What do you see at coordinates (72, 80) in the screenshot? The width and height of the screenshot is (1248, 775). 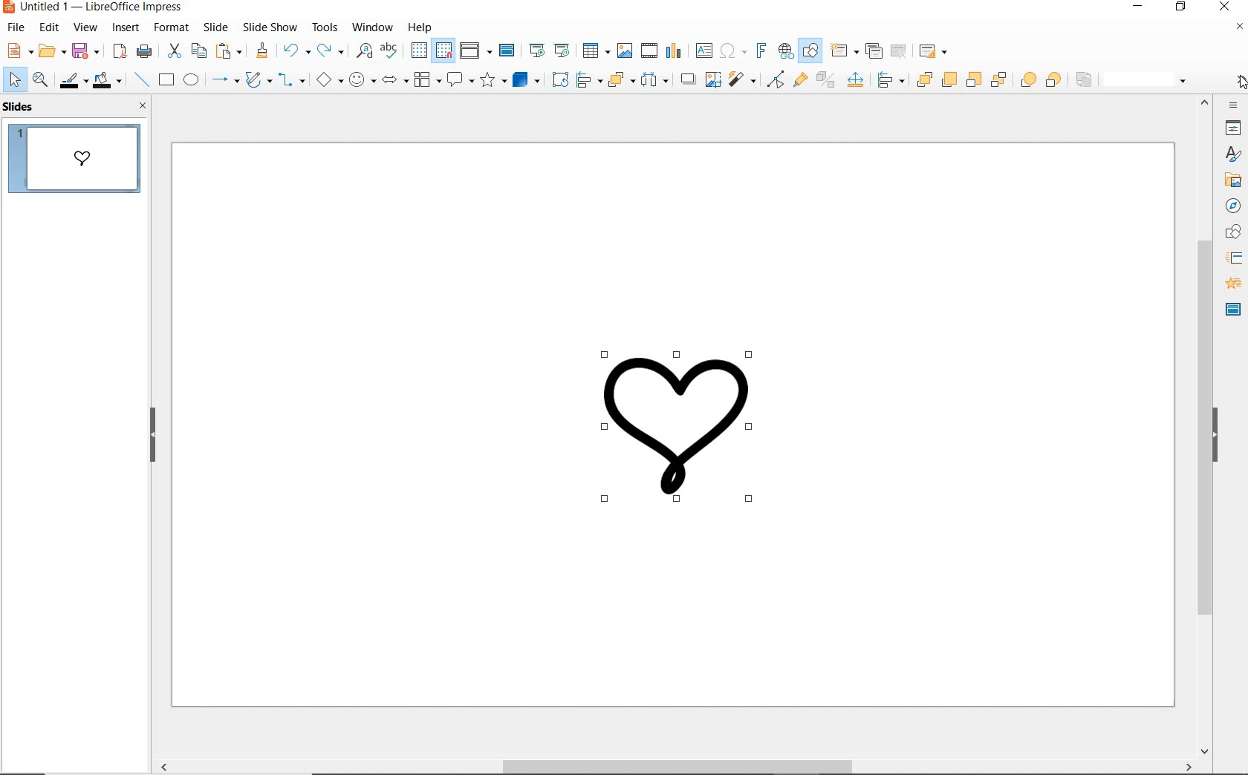 I see `line color` at bounding box center [72, 80].